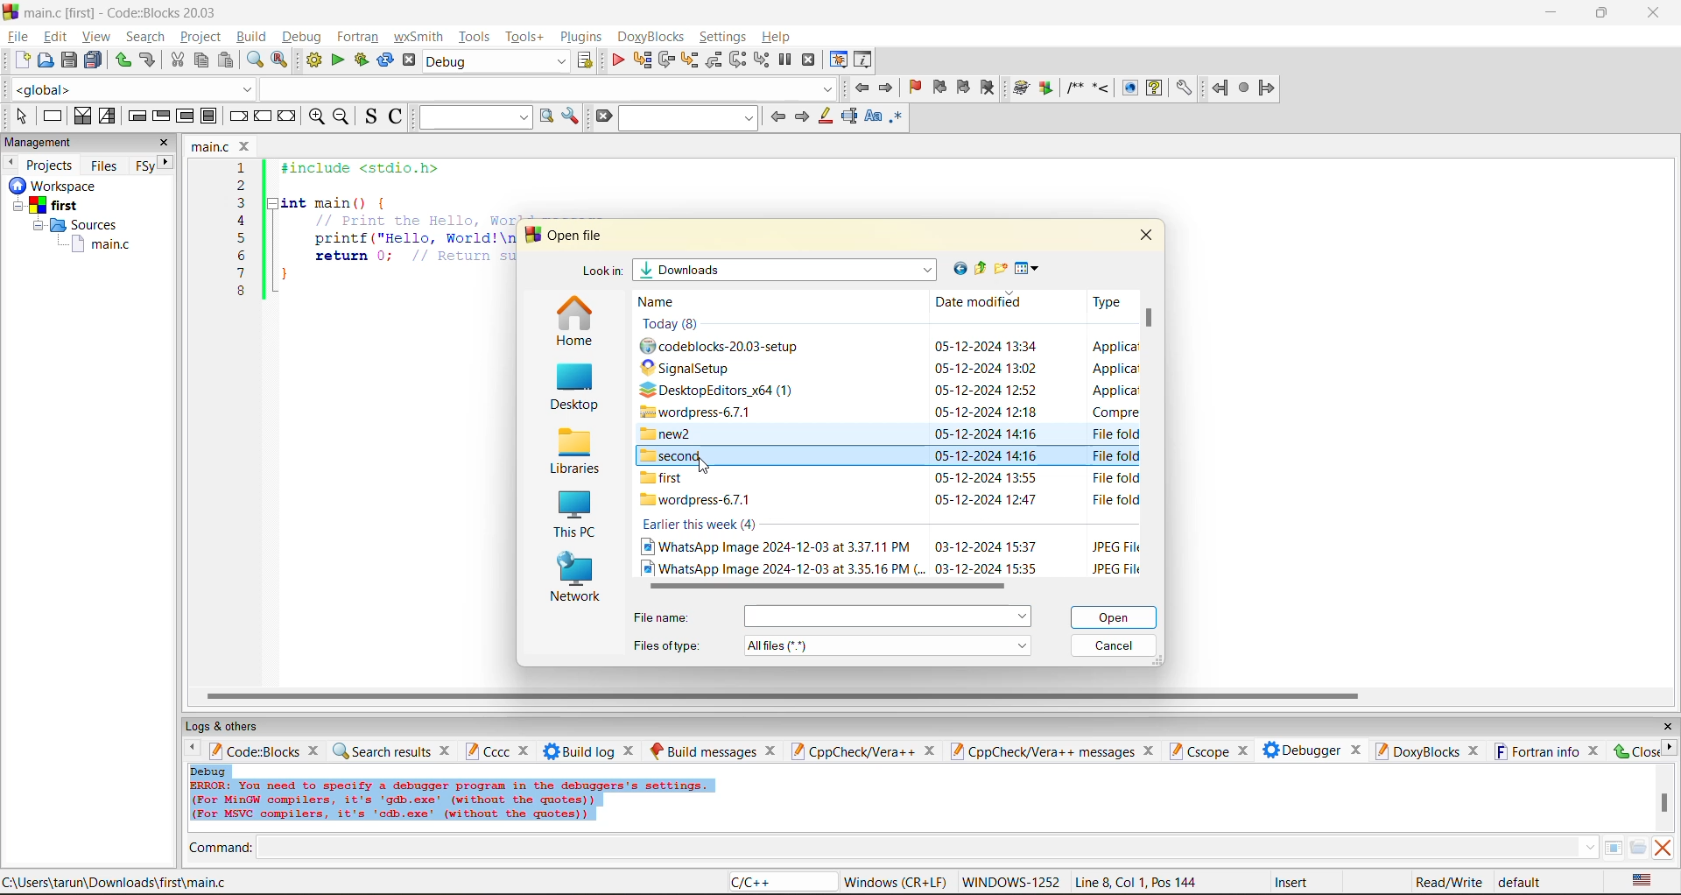  I want to click on close, so click(447, 750).